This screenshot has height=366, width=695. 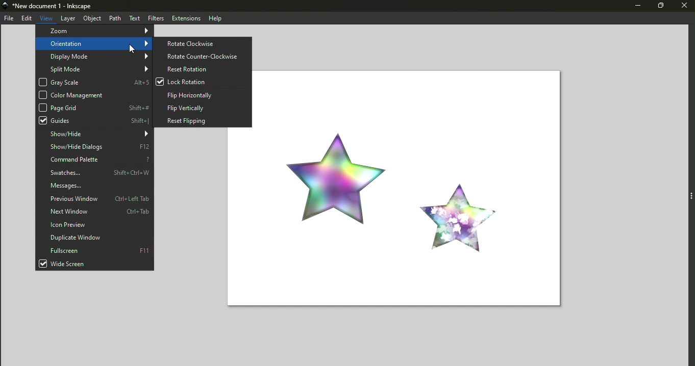 What do you see at coordinates (204, 43) in the screenshot?
I see `Rotate clockwise` at bounding box center [204, 43].